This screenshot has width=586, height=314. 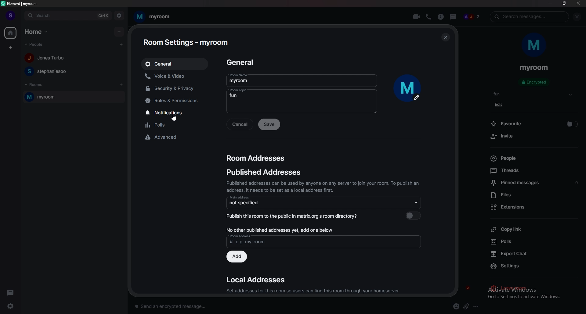 What do you see at coordinates (535, 266) in the screenshot?
I see `settings` at bounding box center [535, 266].